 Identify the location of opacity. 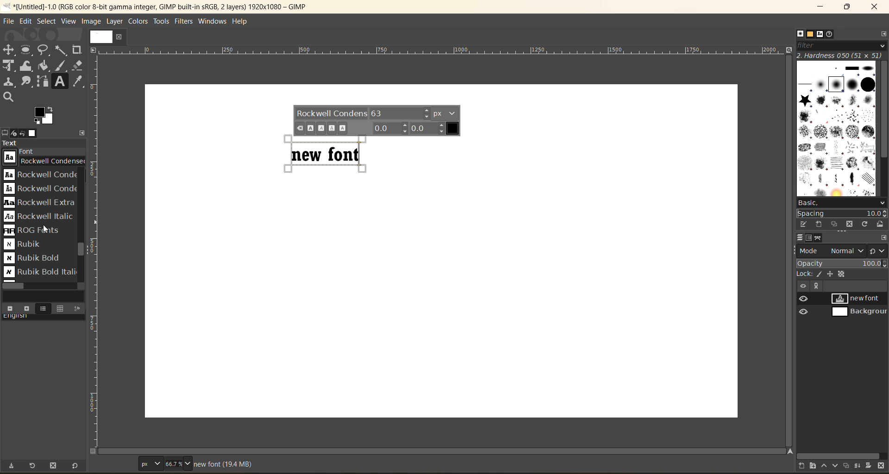
(842, 263).